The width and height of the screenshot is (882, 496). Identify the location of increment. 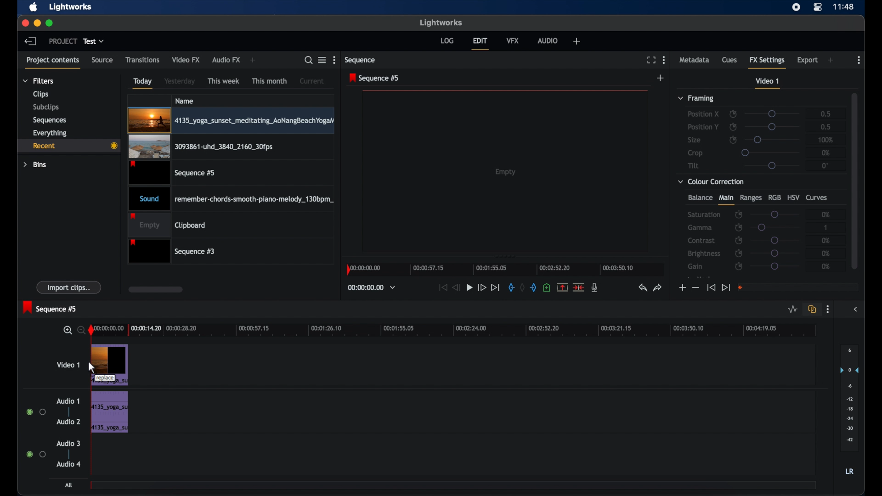
(681, 287).